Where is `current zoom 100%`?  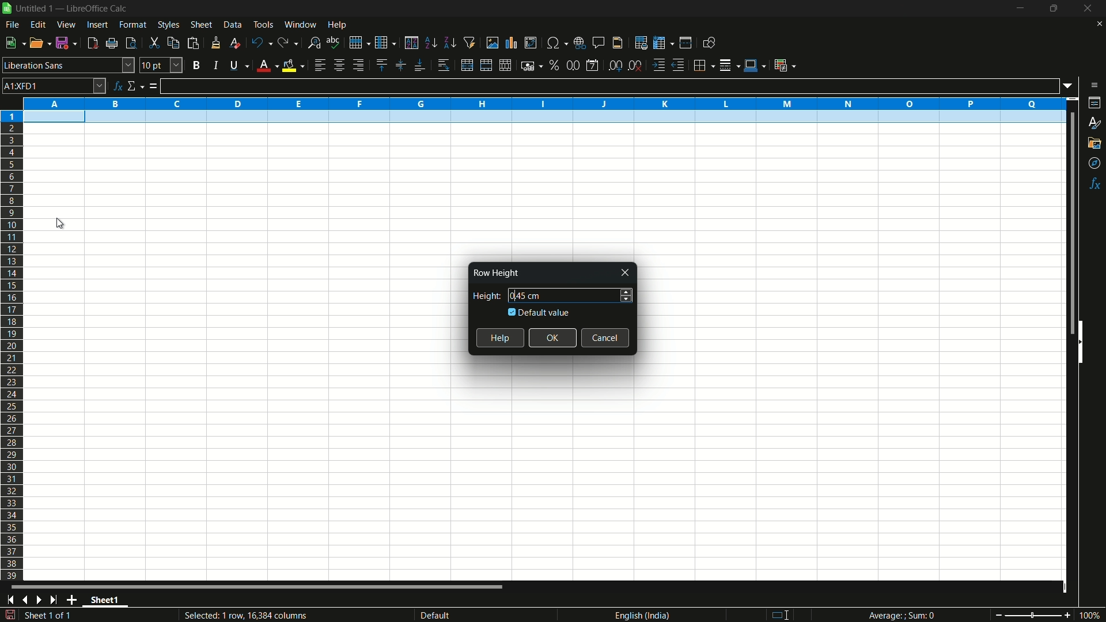
current zoom 100% is located at coordinates (1092, 615).